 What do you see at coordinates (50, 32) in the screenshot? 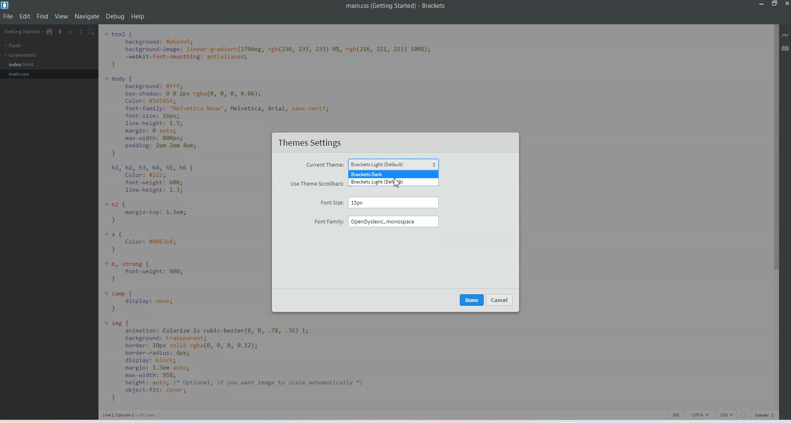
I see `View in Tree file` at bounding box center [50, 32].